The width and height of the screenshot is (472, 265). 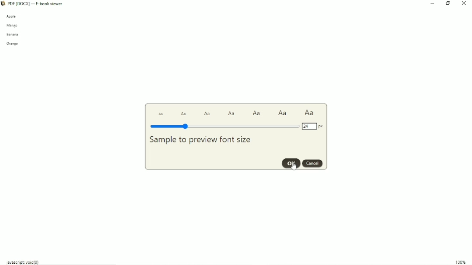 What do you see at coordinates (13, 26) in the screenshot?
I see `mango` at bounding box center [13, 26].